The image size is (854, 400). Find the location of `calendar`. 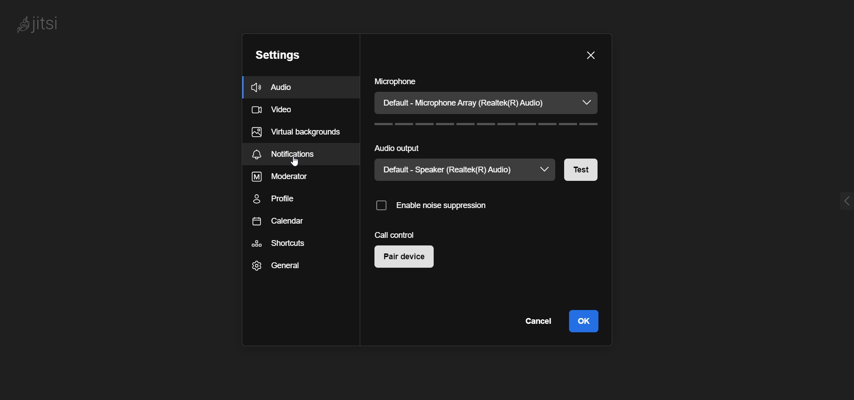

calendar is located at coordinates (288, 222).